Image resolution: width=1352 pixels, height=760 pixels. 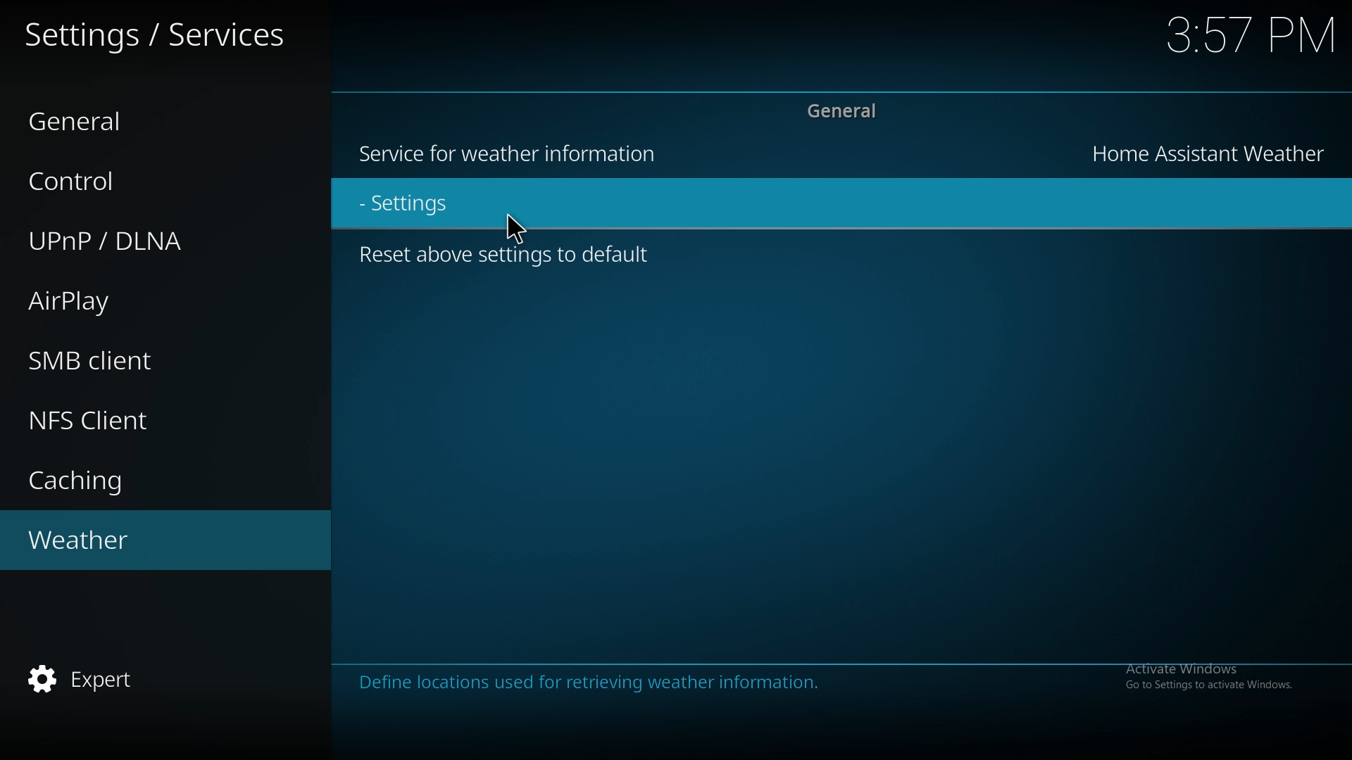 I want to click on nfs client, so click(x=144, y=420).